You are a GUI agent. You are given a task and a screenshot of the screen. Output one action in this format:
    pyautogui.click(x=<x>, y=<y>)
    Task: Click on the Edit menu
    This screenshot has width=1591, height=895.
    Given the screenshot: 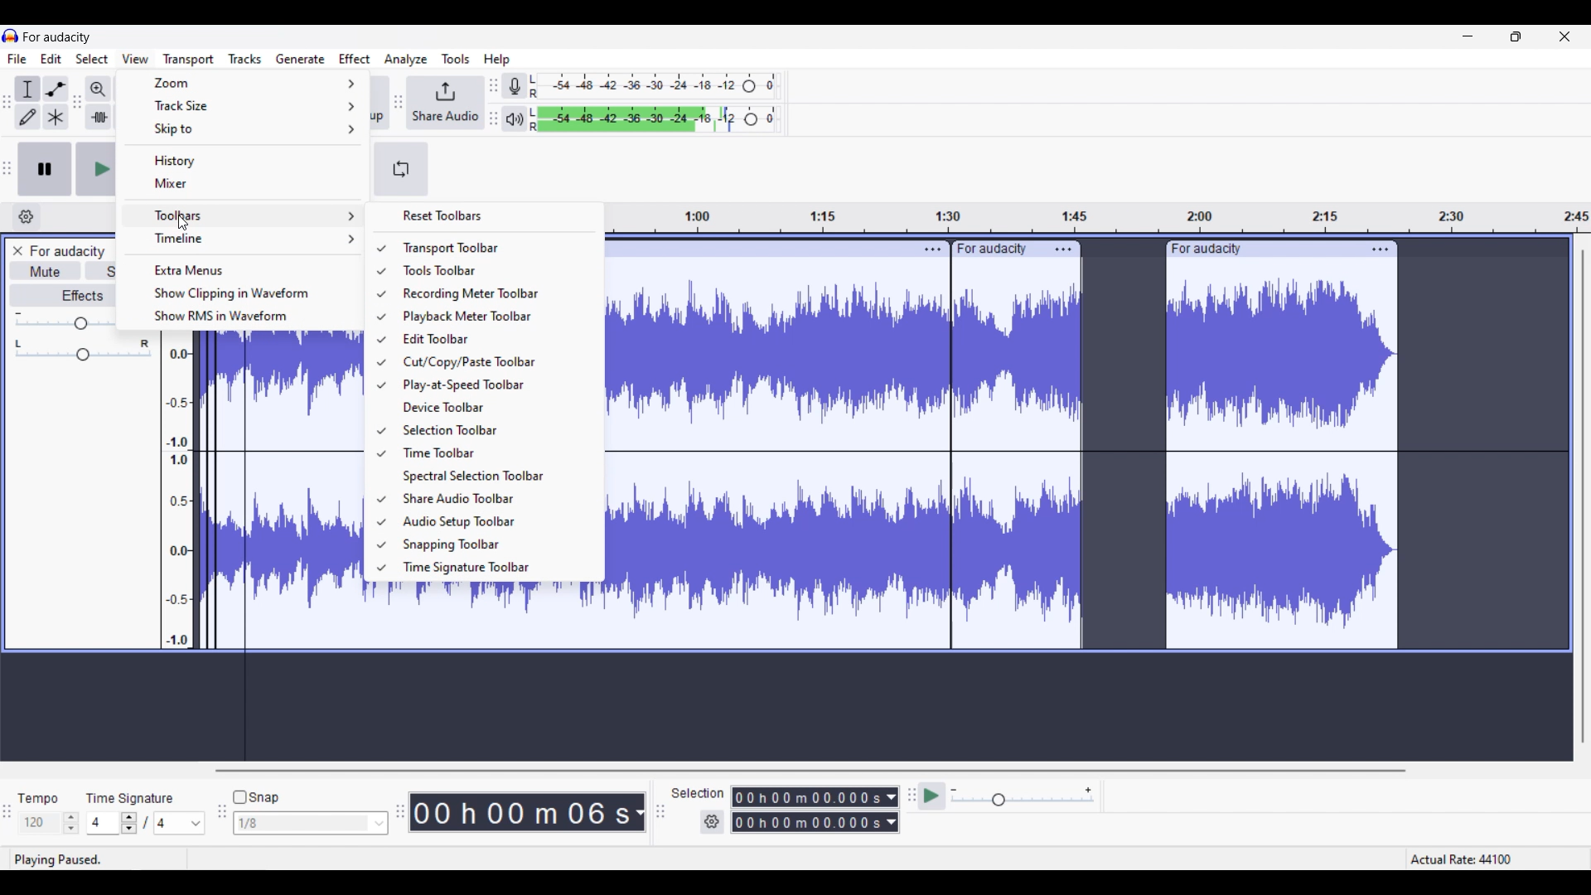 What is the action you would take?
    pyautogui.click(x=51, y=59)
    